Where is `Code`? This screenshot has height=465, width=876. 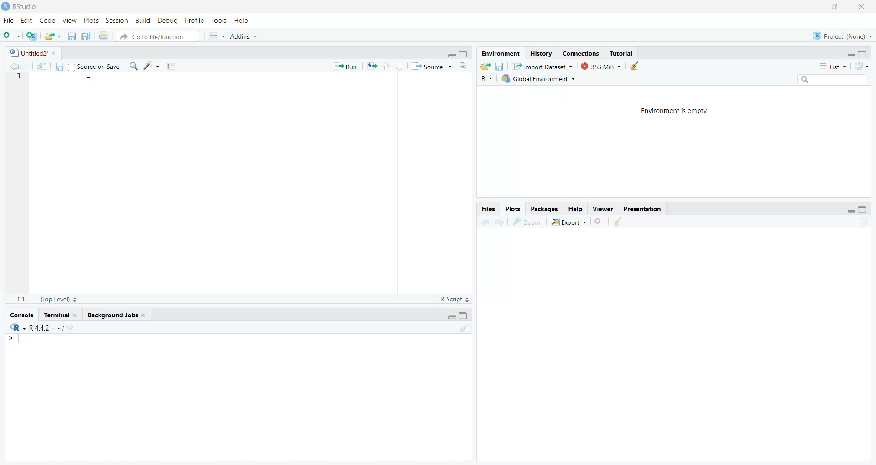 Code is located at coordinates (46, 21).